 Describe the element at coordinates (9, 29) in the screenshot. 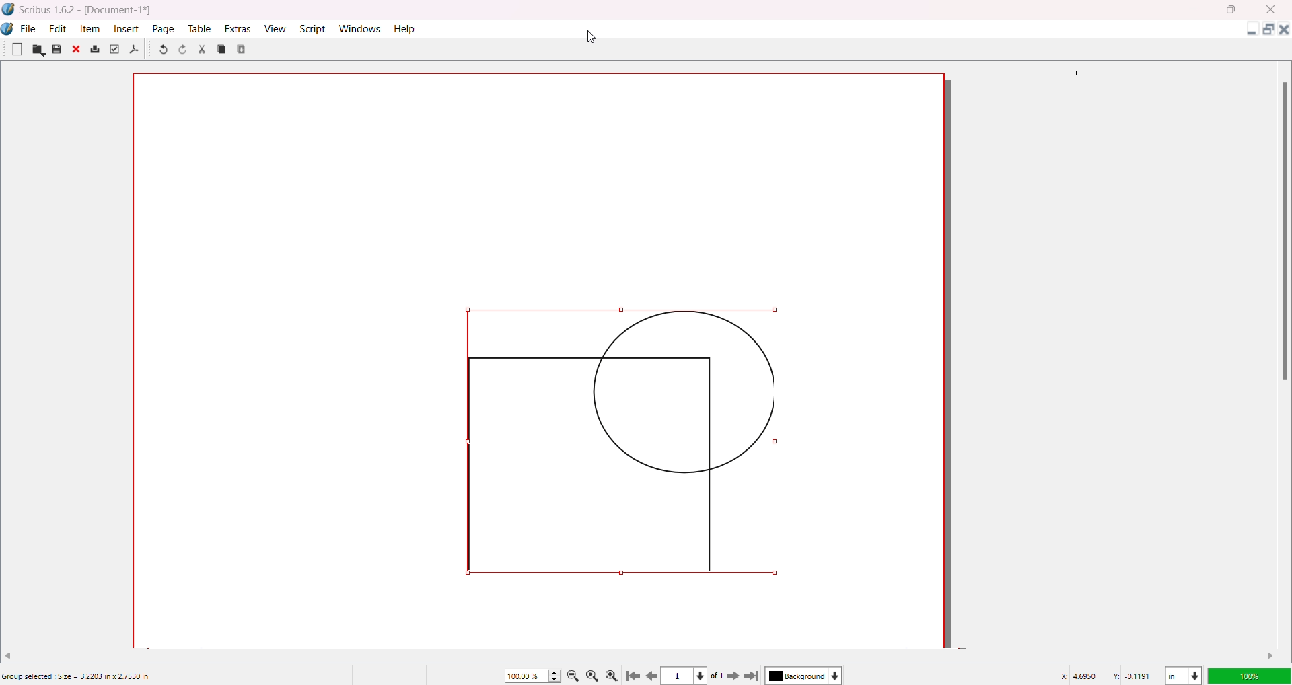

I see `Logo` at that location.